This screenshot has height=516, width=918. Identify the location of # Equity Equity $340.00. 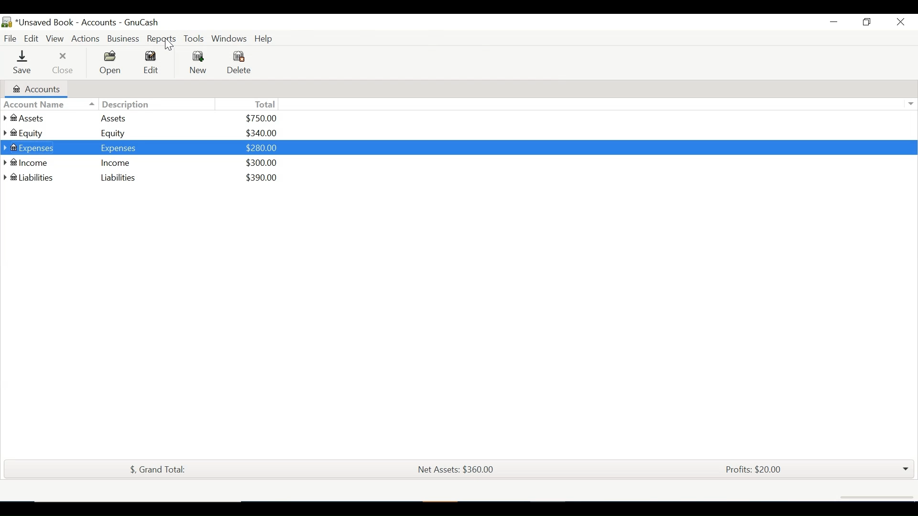
(145, 132).